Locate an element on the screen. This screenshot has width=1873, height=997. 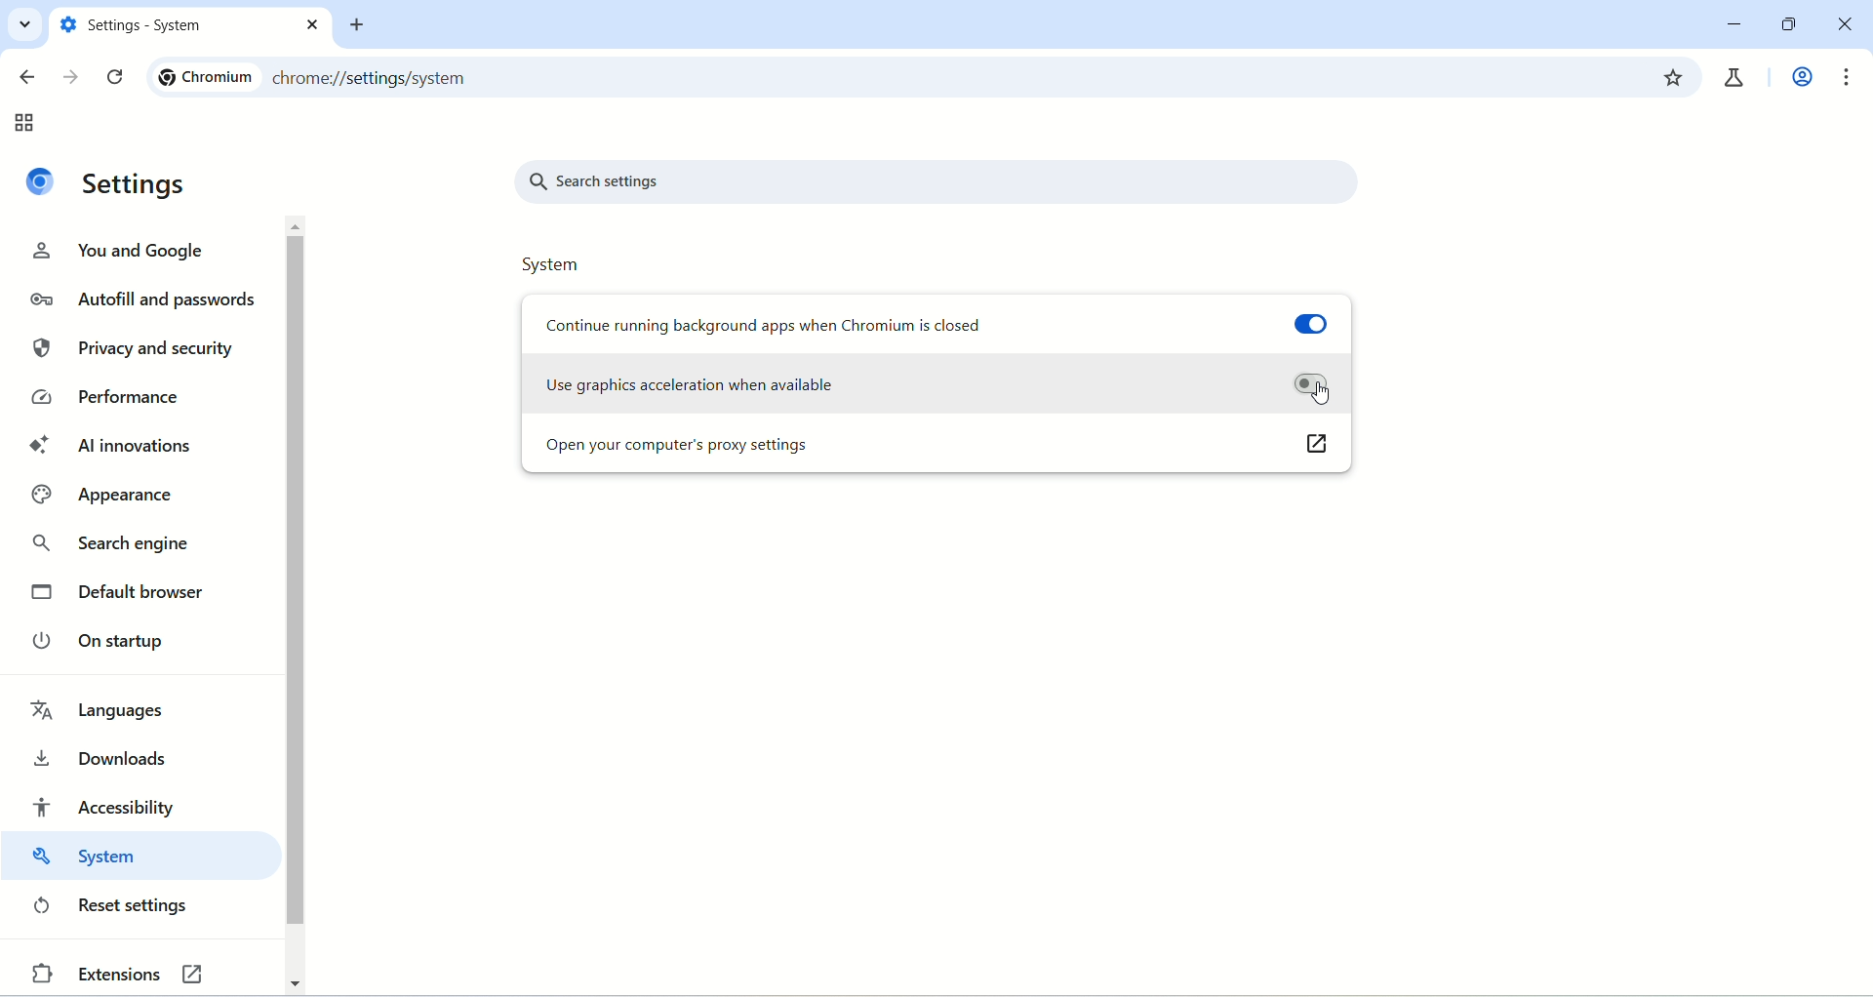
link is located at coordinates (1317, 452).